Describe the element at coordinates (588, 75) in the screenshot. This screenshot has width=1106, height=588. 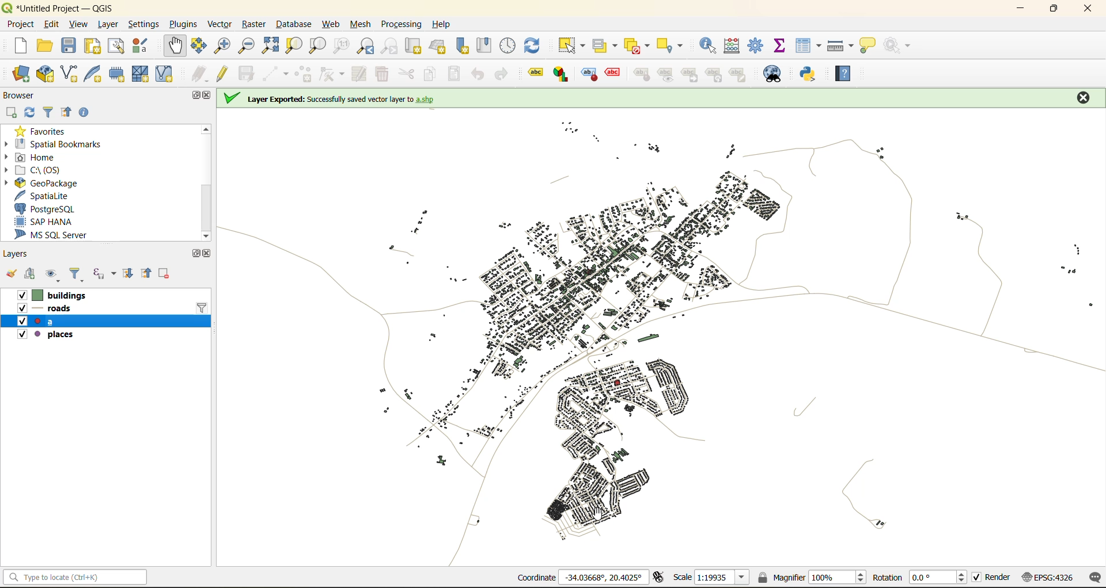
I see `highlight pinned labels and diagram` at that location.